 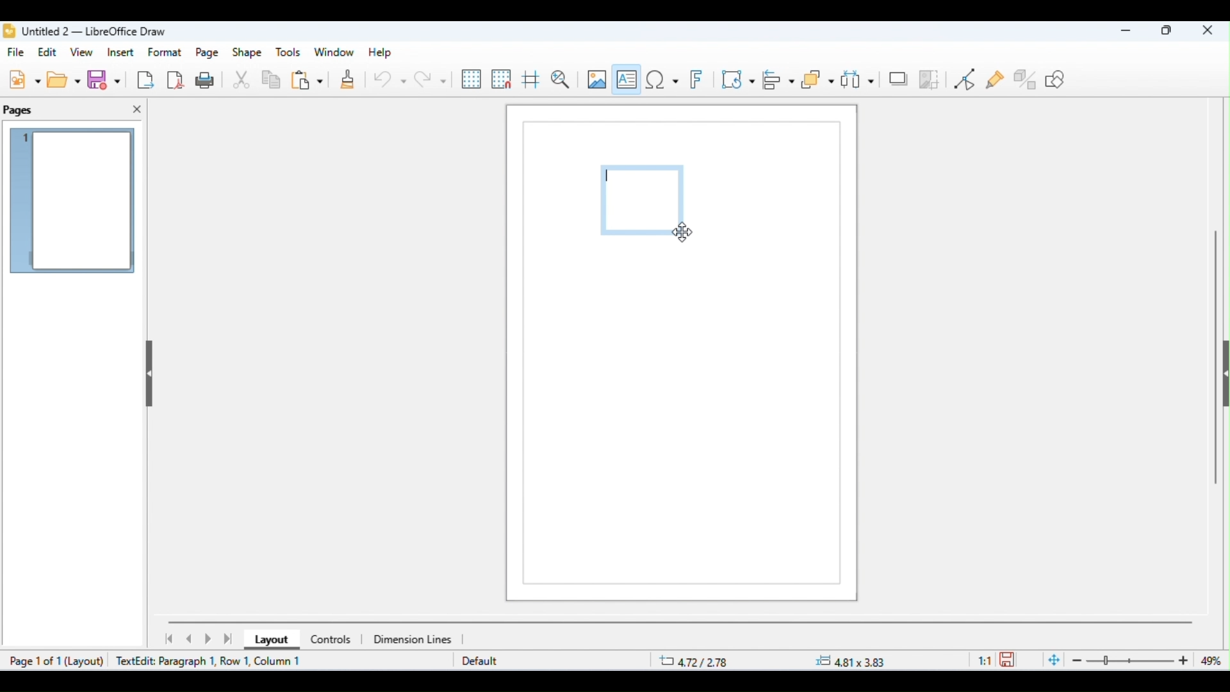 What do you see at coordinates (898, 78) in the screenshot?
I see `shadow` at bounding box center [898, 78].